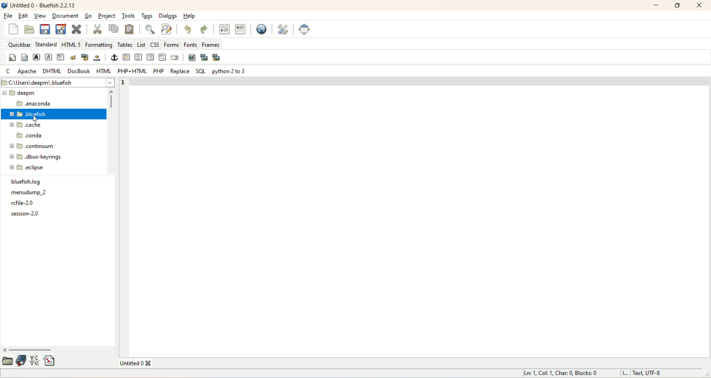 The image size is (711, 378). Describe the element at coordinates (74, 57) in the screenshot. I see `break` at that location.